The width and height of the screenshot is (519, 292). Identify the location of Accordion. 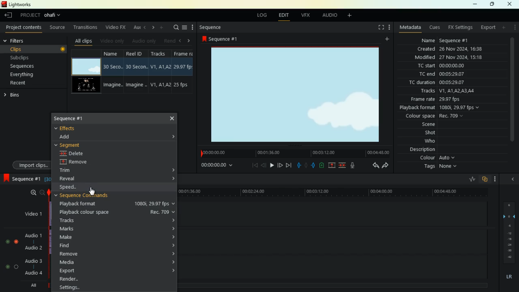
(172, 170).